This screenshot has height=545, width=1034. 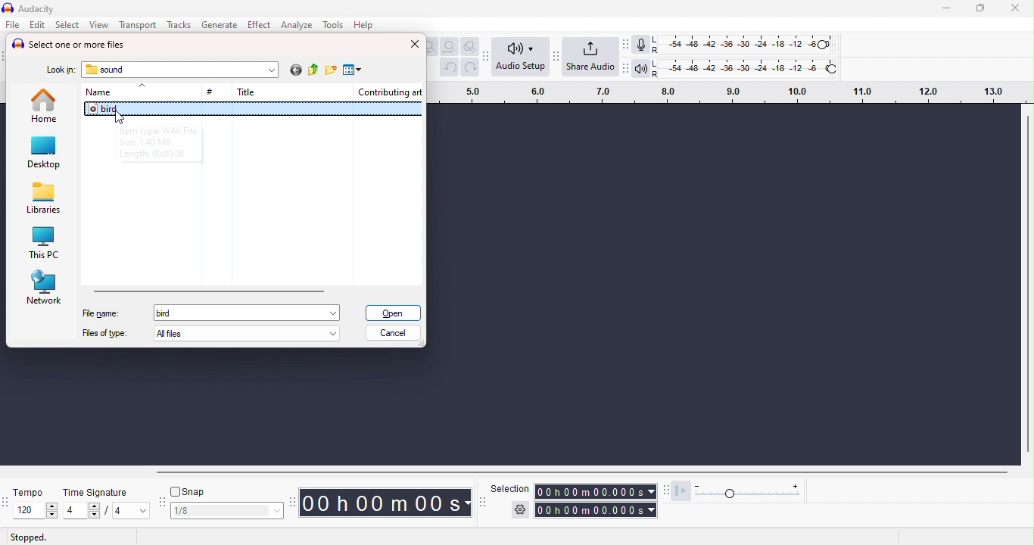 I want to click on Audio setup tool bar, so click(x=488, y=55).